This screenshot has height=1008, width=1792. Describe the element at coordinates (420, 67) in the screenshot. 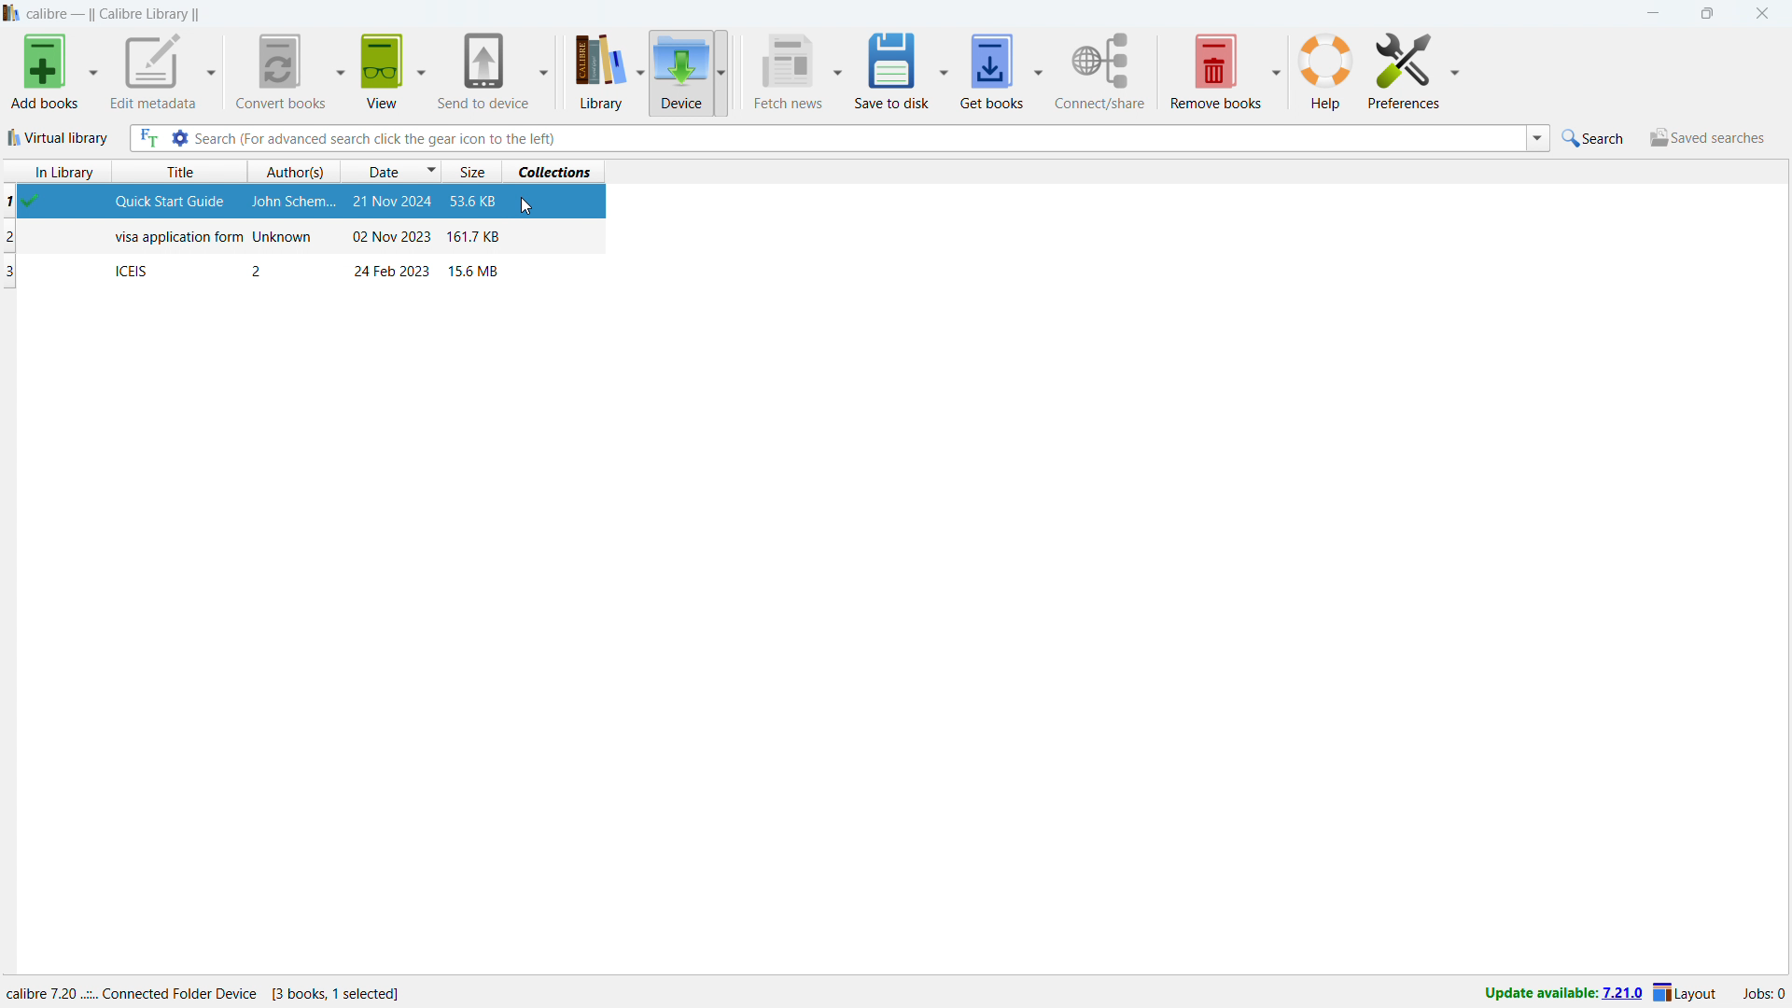

I see `view options` at that location.